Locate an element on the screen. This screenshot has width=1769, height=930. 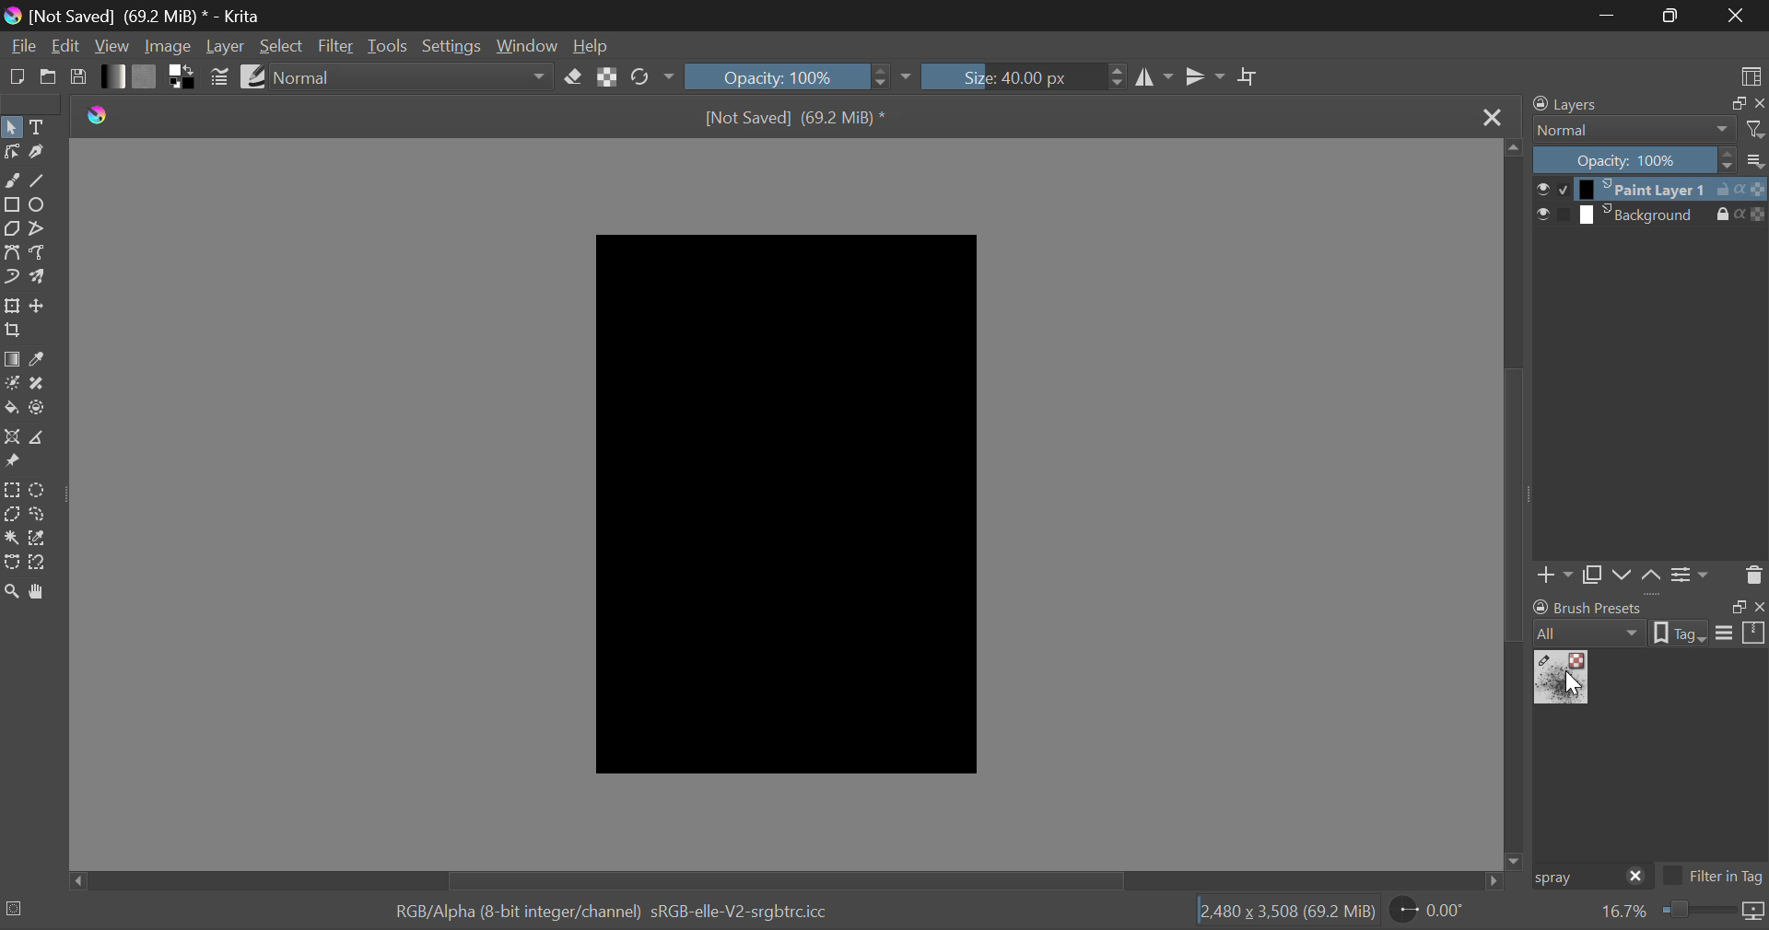
Gradient Fill is located at coordinates (13, 360).